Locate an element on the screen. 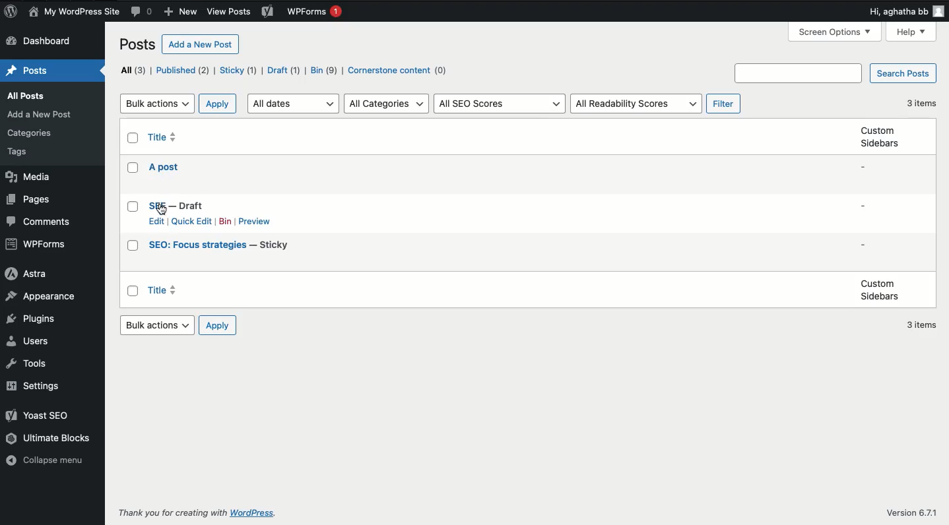 This screenshot has width=949, height=525. SEE is located at coordinates (189, 202).